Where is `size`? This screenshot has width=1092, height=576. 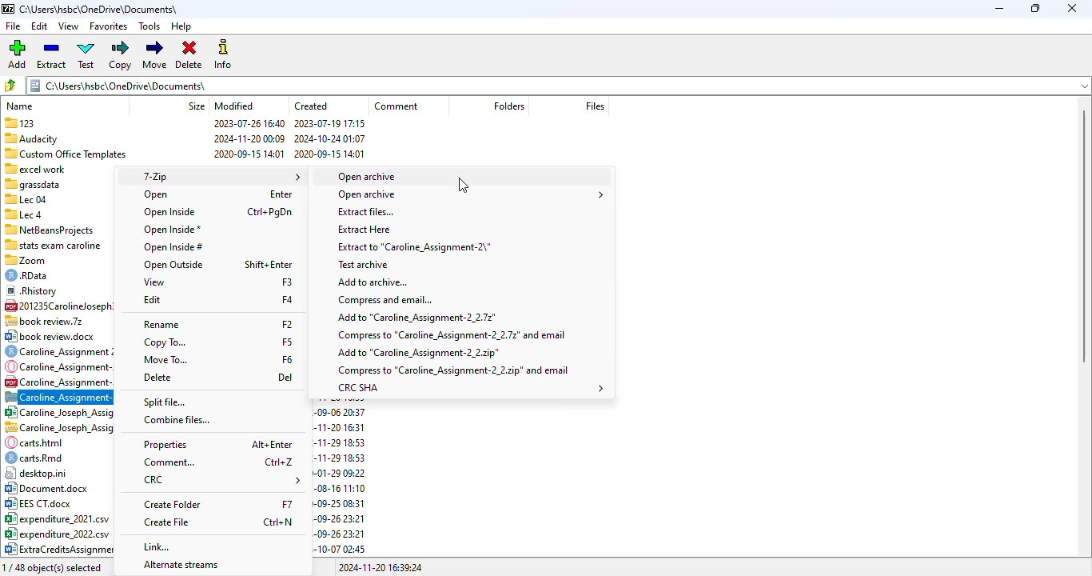 size is located at coordinates (194, 106).